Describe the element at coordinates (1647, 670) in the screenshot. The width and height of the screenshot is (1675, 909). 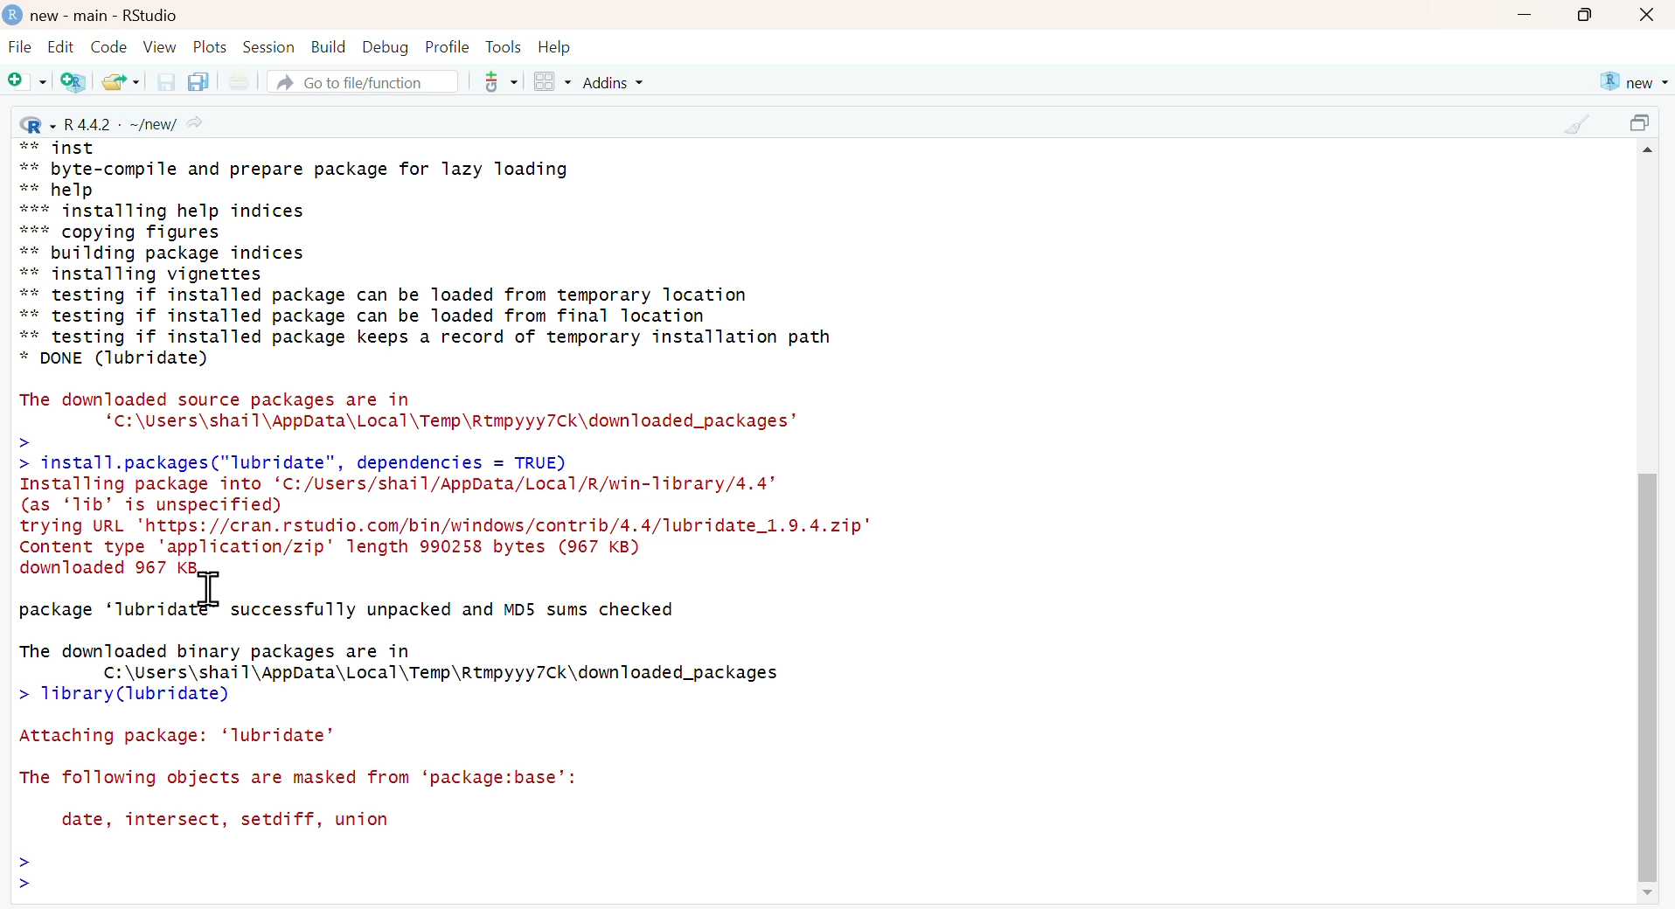
I see `scroll bar` at that location.